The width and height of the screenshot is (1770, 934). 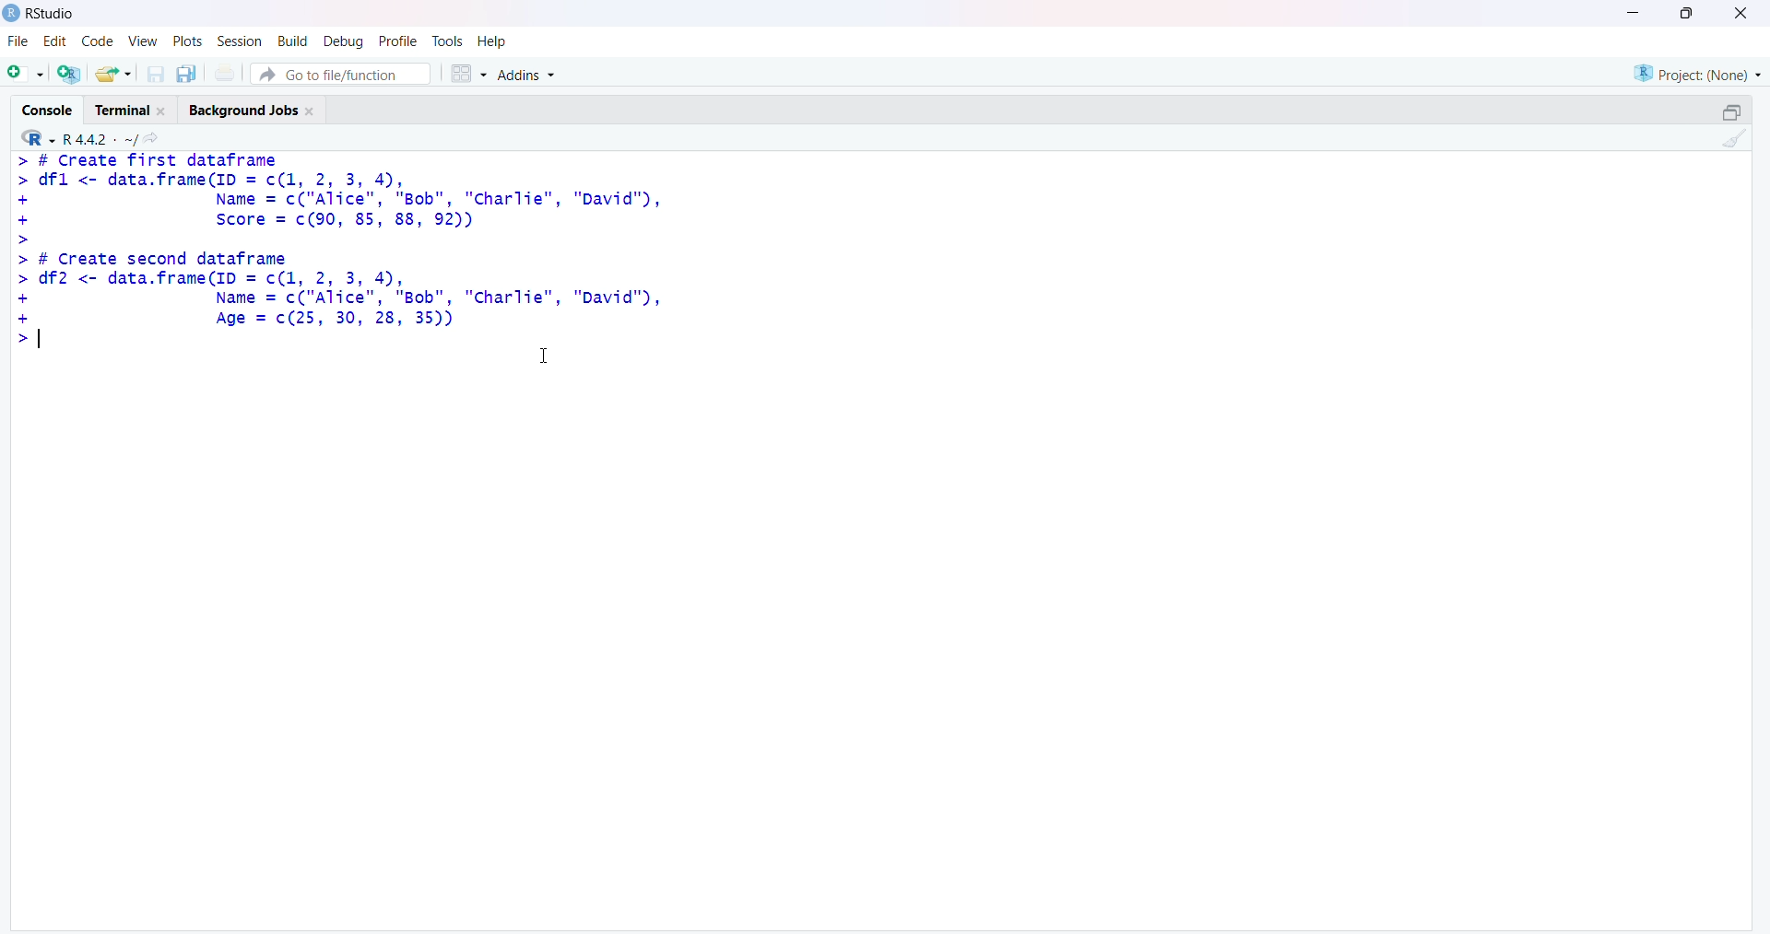 What do you see at coordinates (55, 41) in the screenshot?
I see `edit` at bounding box center [55, 41].